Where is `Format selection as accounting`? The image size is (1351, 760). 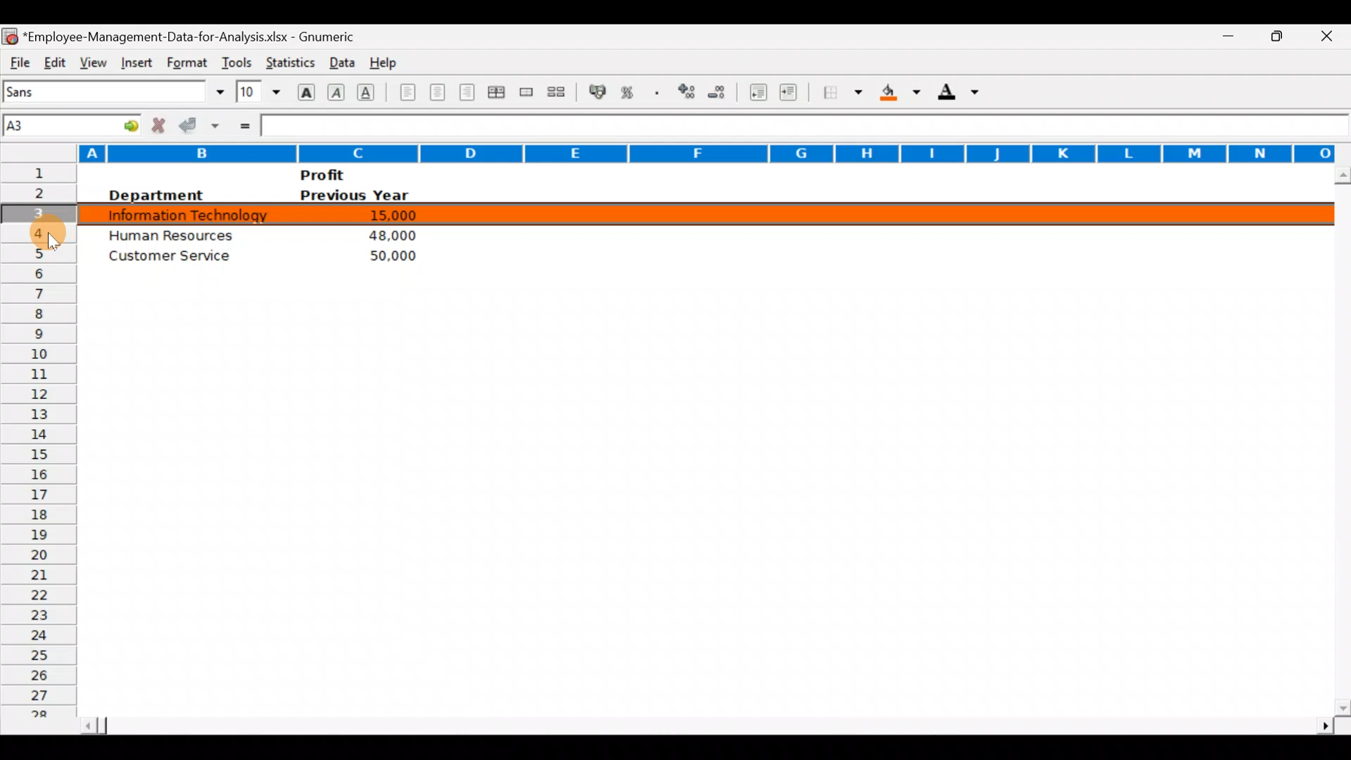
Format selection as accounting is located at coordinates (598, 90).